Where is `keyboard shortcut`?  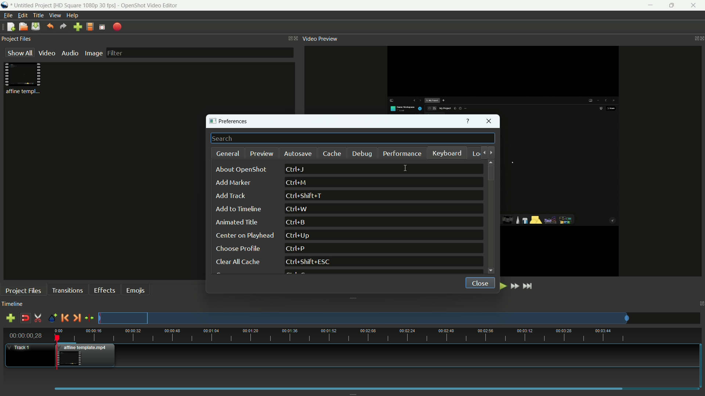 keyboard shortcut is located at coordinates (306, 196).